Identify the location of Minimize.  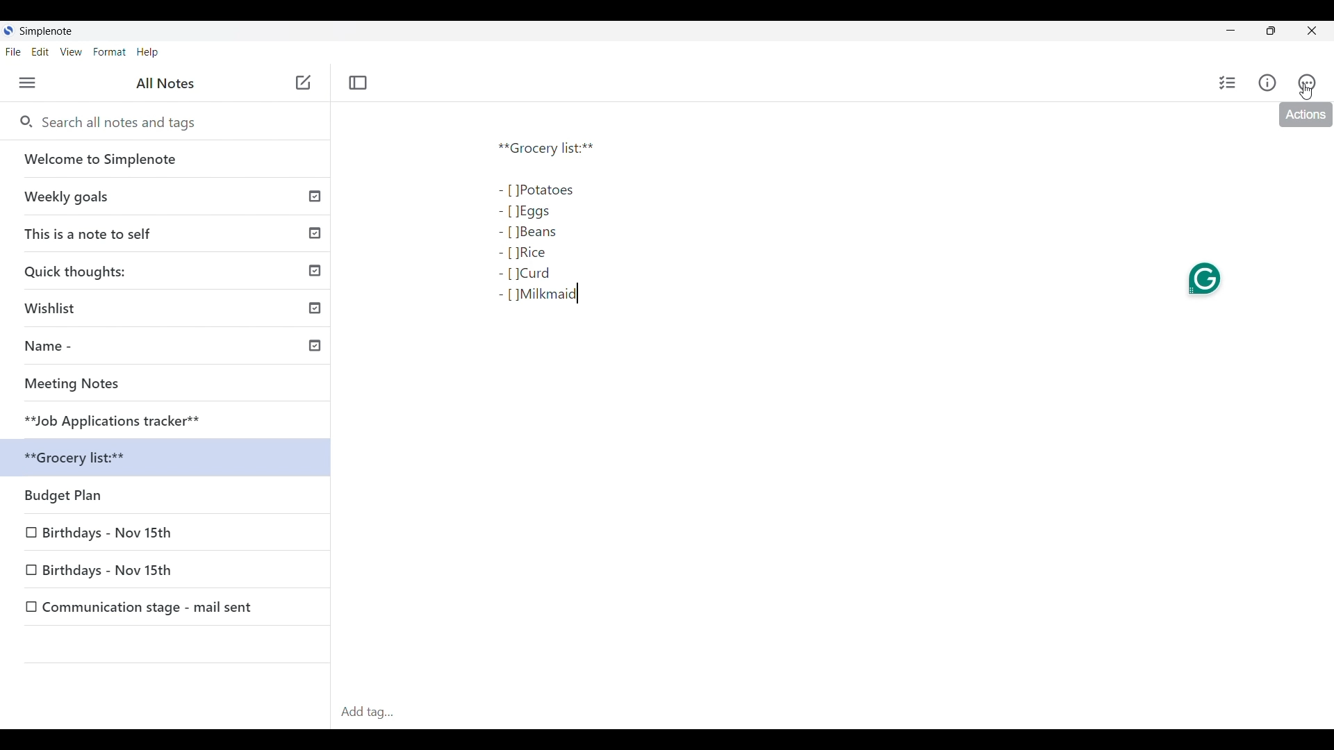
(1227, 31).